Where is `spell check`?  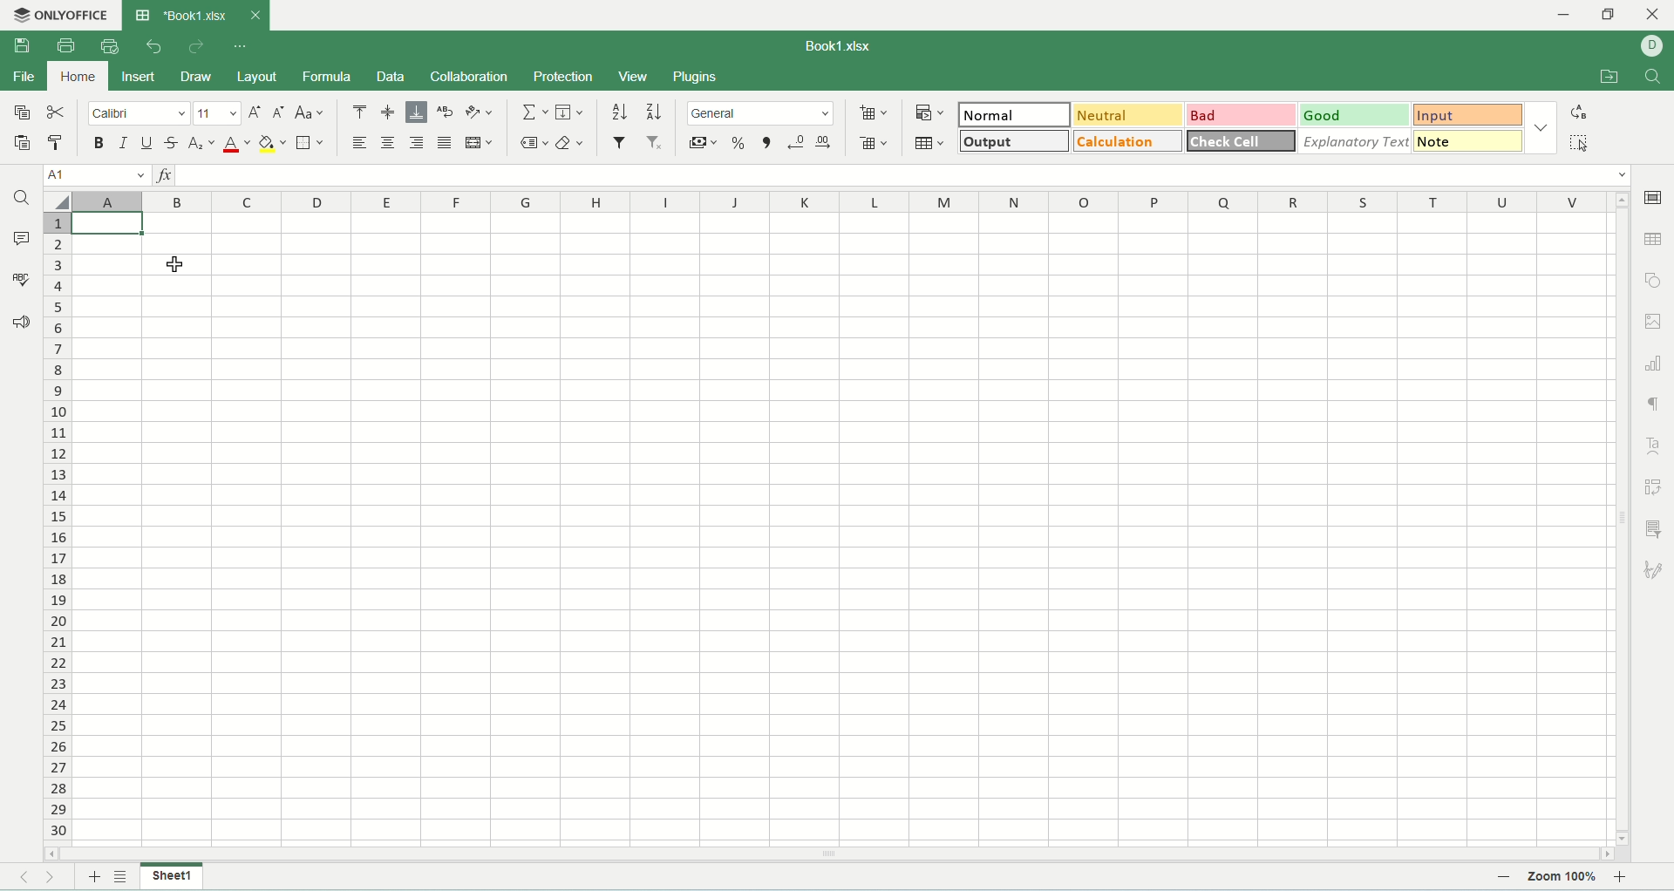
spell check is located at coordinates (20, 278).